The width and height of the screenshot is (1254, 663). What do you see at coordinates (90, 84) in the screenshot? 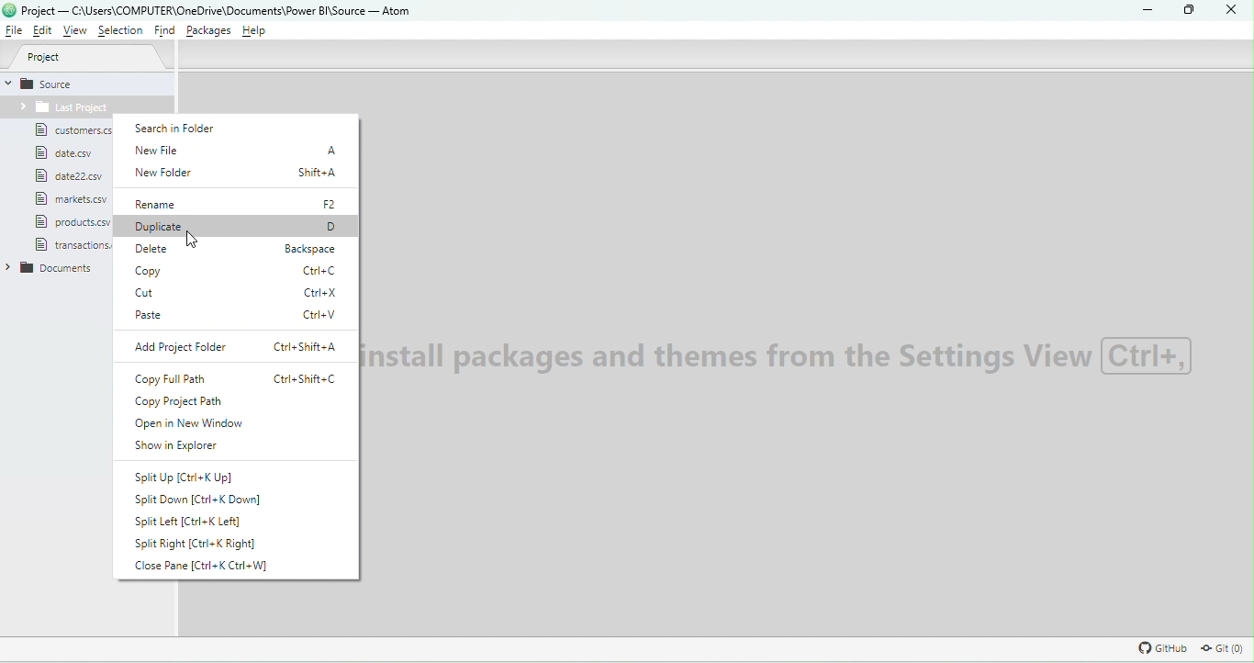
I see `Source` at bounding box center [90, 84].